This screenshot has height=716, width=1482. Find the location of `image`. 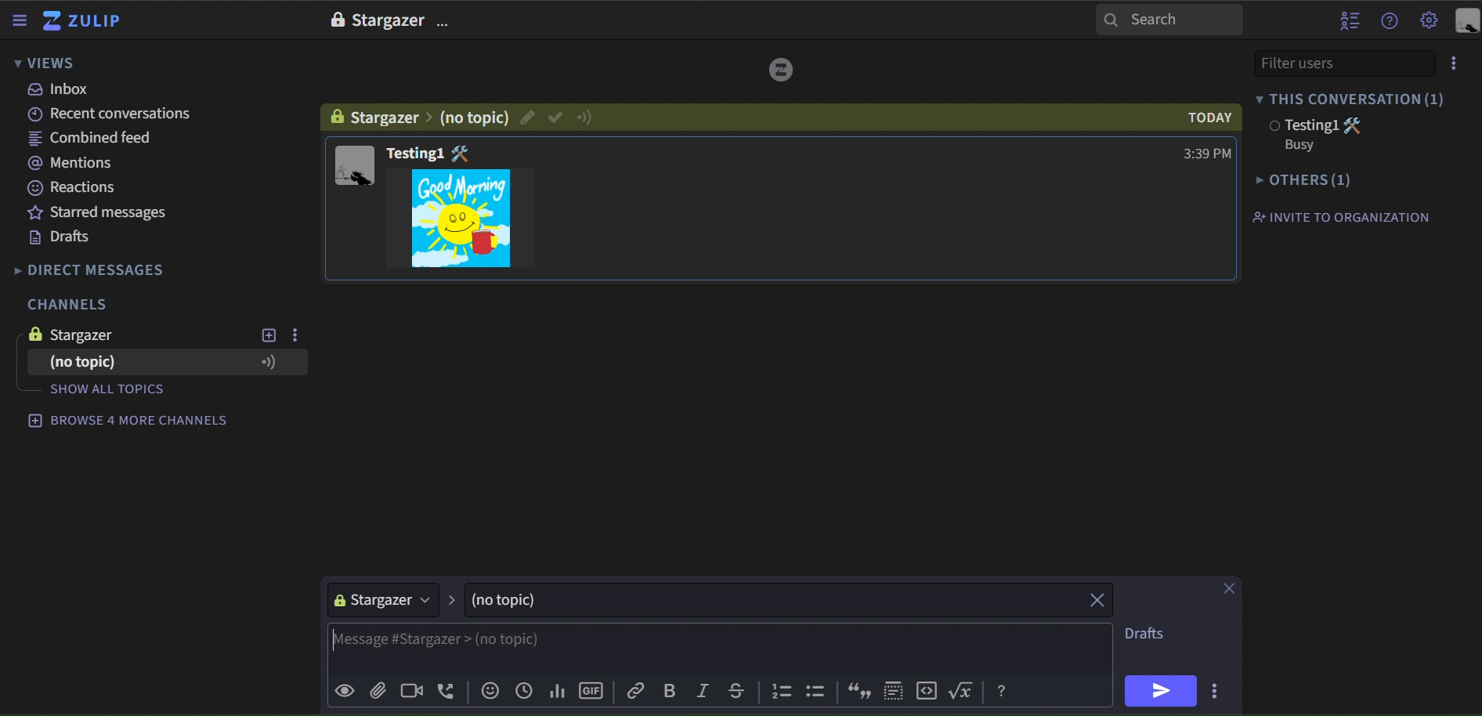

image is located at coordinates (465, 153).